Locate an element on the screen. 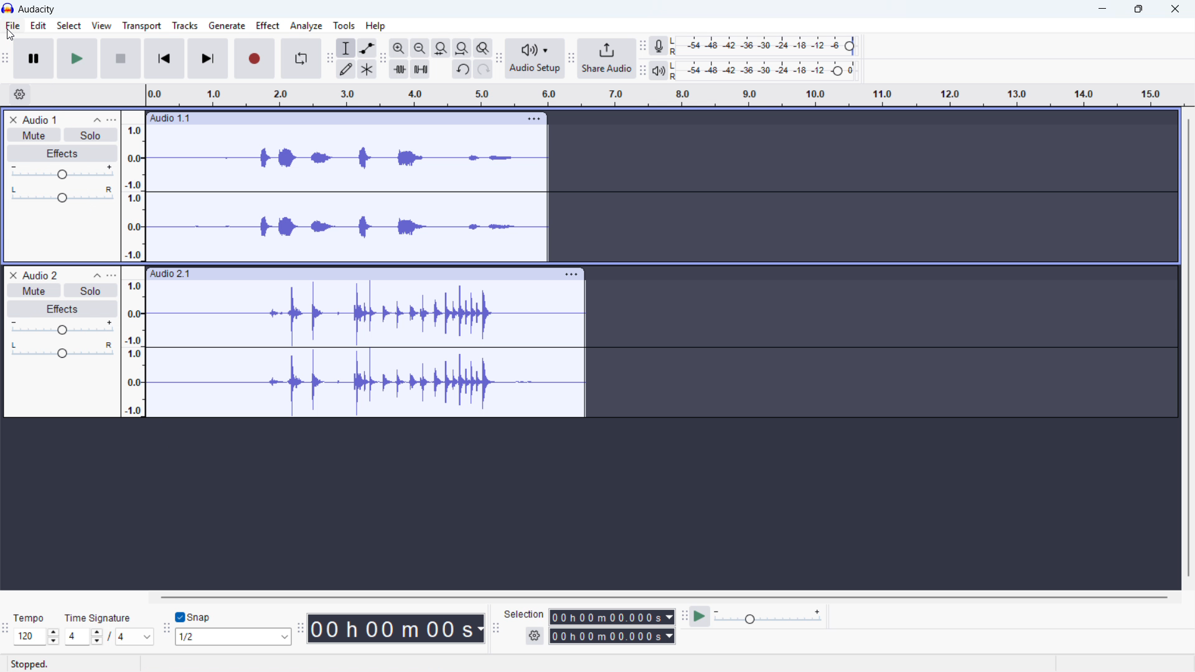 The width and height of the screenshot is (1195, 672). Recording metre toolbar is located at coordinates (642, 46).